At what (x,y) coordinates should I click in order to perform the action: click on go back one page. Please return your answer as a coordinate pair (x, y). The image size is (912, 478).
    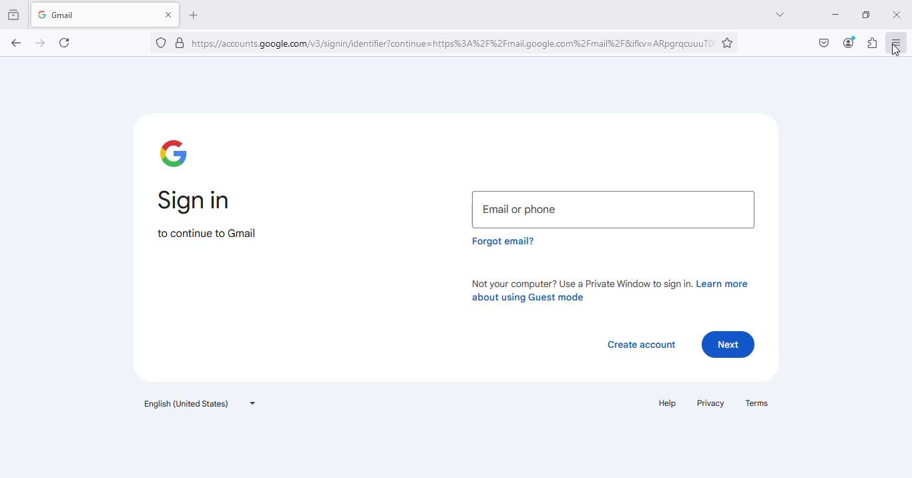
    Looking at the image, I should click on (17, 43).